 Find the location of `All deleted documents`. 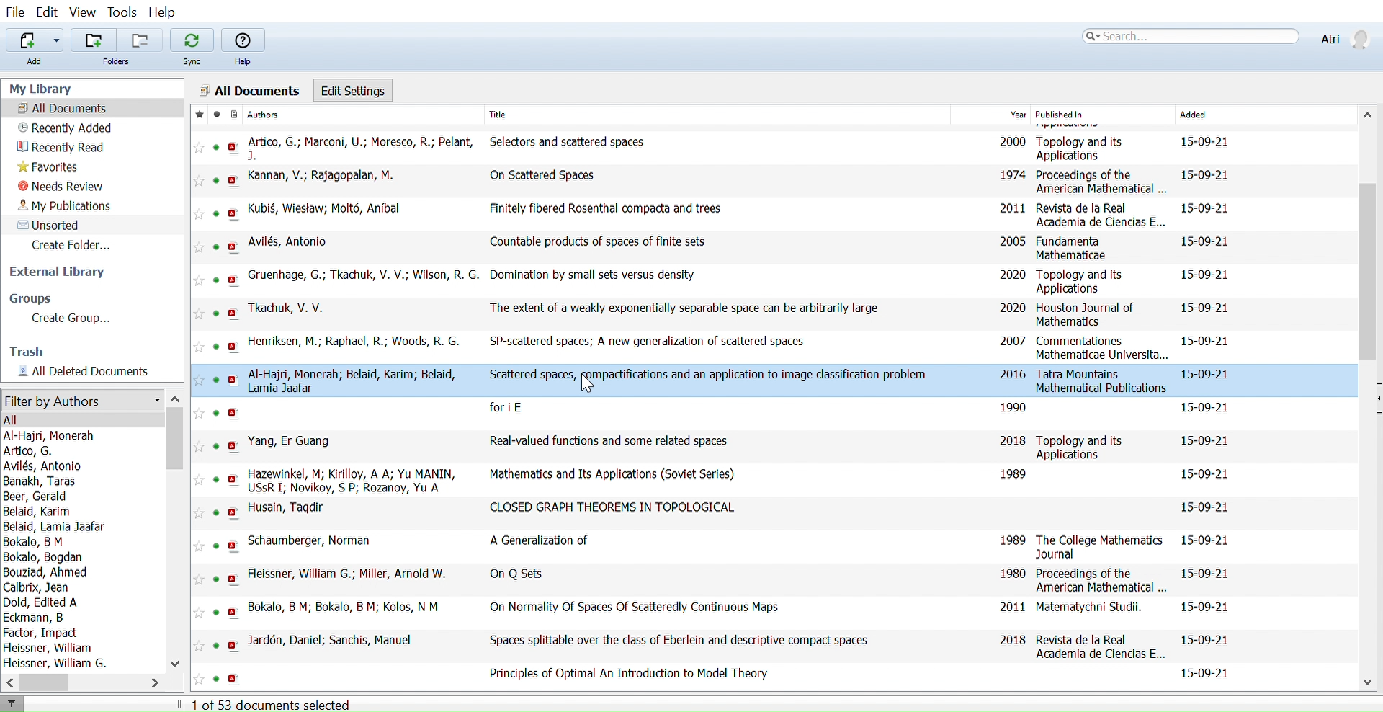

All deleted documents is located at coordinates (79, 370).